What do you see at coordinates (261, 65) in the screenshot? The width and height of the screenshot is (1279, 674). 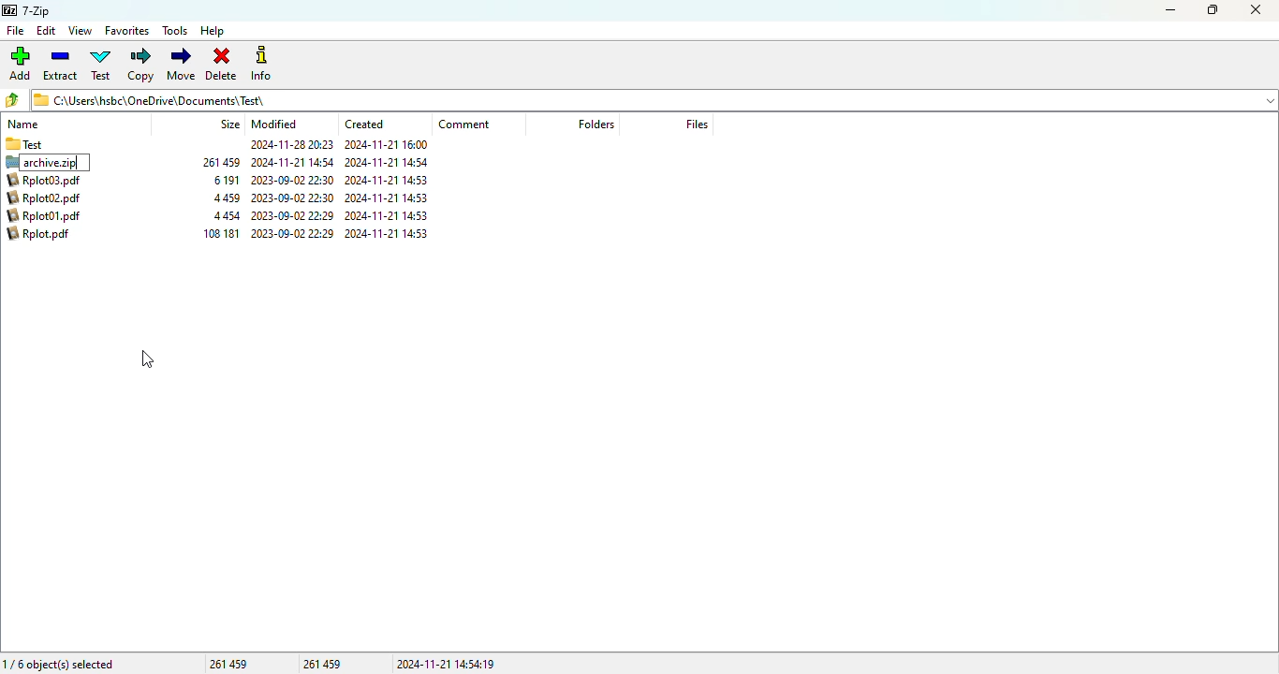 I see `info` at bounding box center [261, 65].